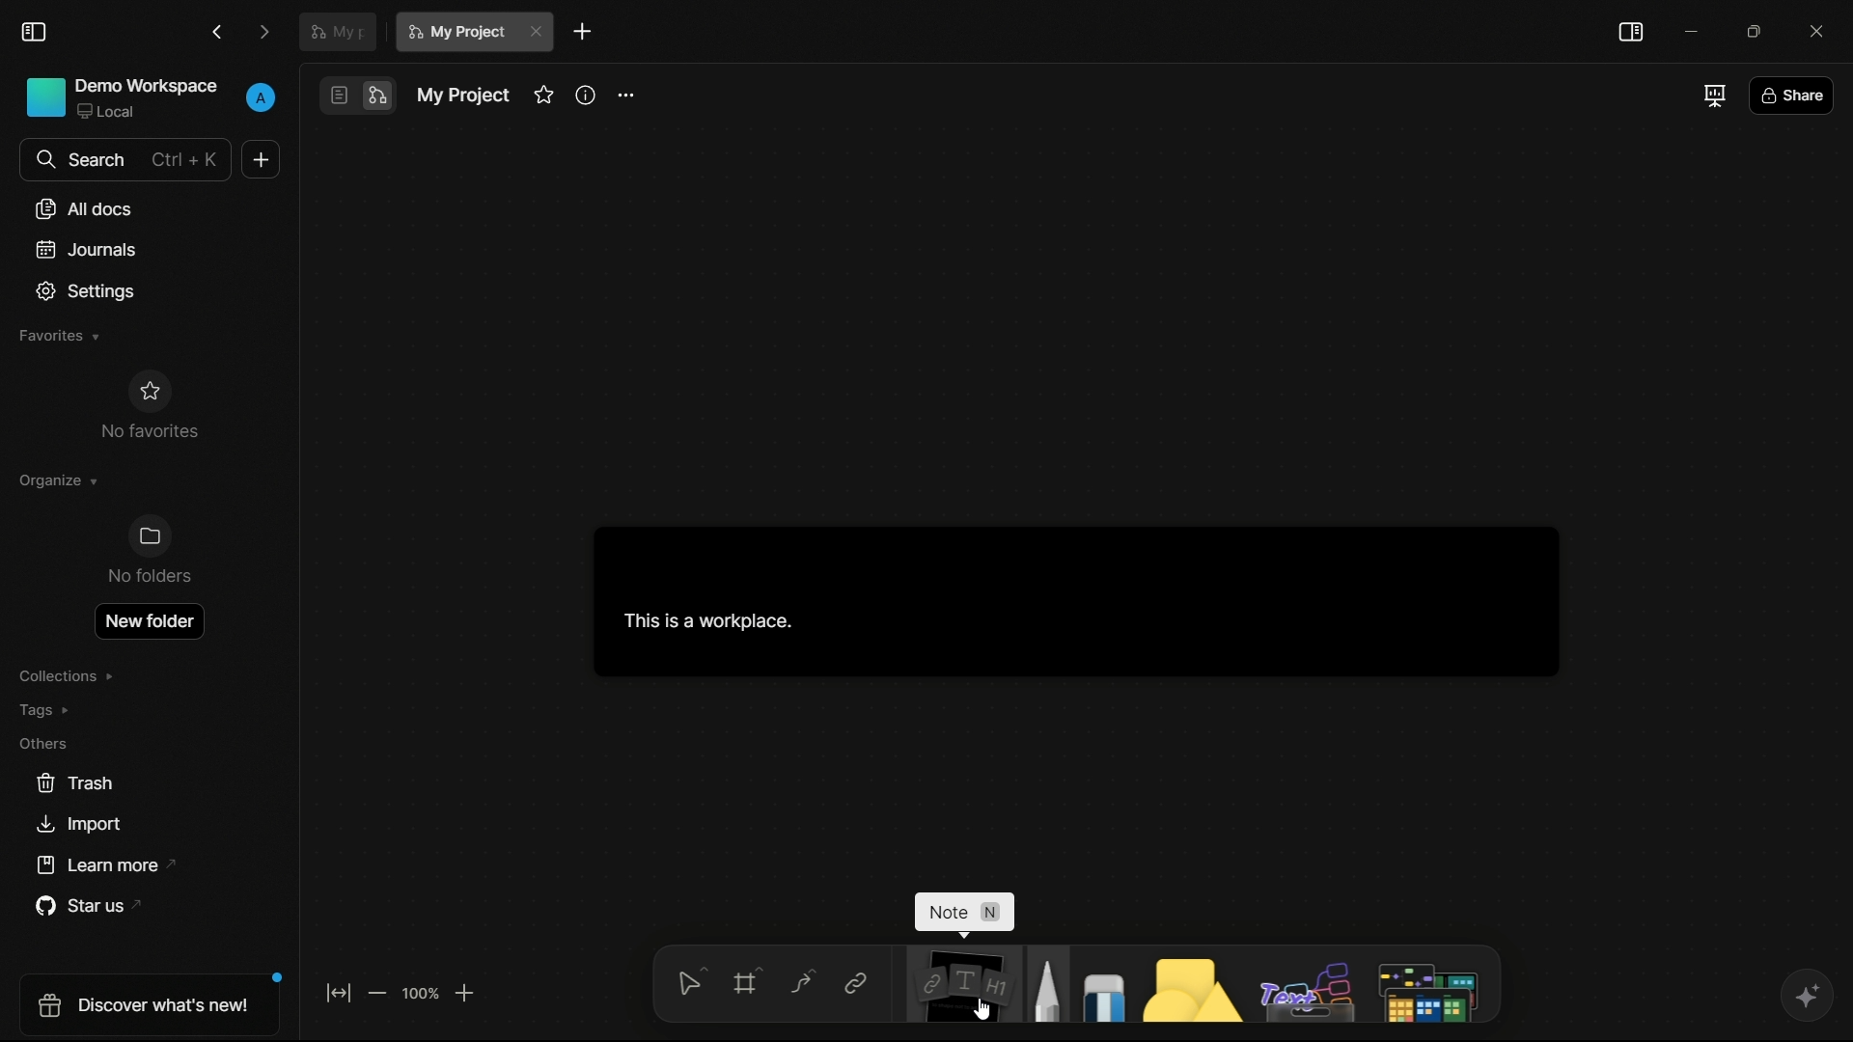 This screenshot has width=1853, height=1042. I want to click on eraser, so click(1098, 983).